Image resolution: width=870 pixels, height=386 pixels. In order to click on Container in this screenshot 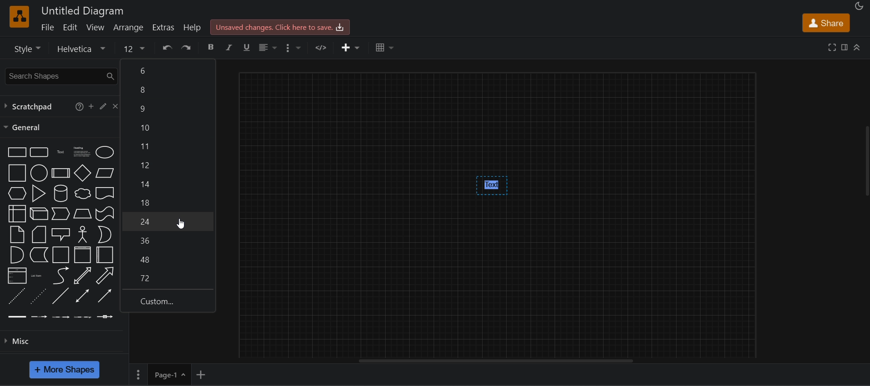, I will do `click(83, 255)`.